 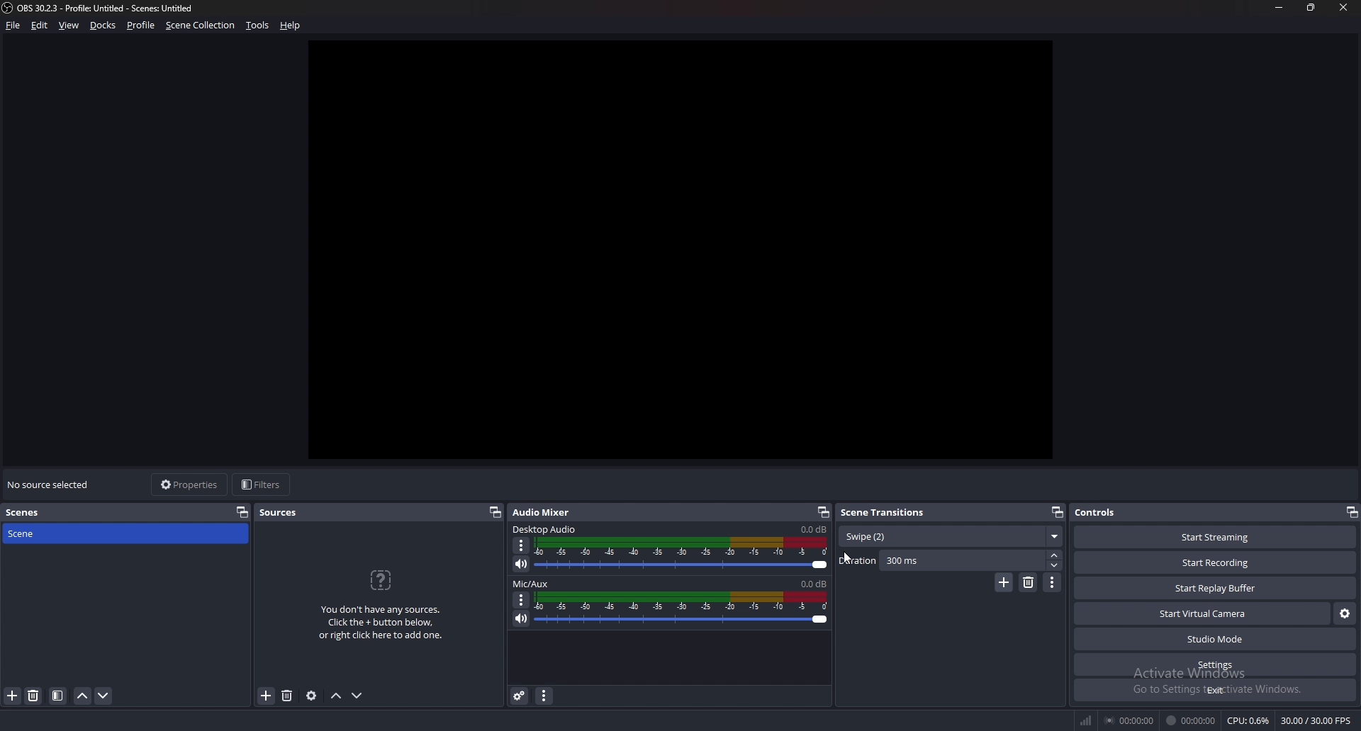 What do you see at coordinates (1216, 665) in the screenshot?
I see `settings` at bounding box center [1216, 665].